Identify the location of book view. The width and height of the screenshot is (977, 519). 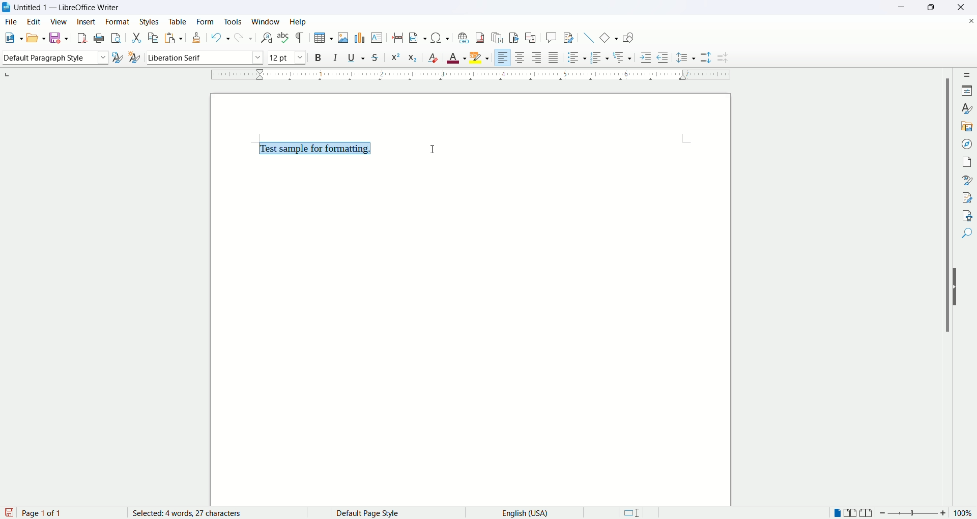
(868, 512).